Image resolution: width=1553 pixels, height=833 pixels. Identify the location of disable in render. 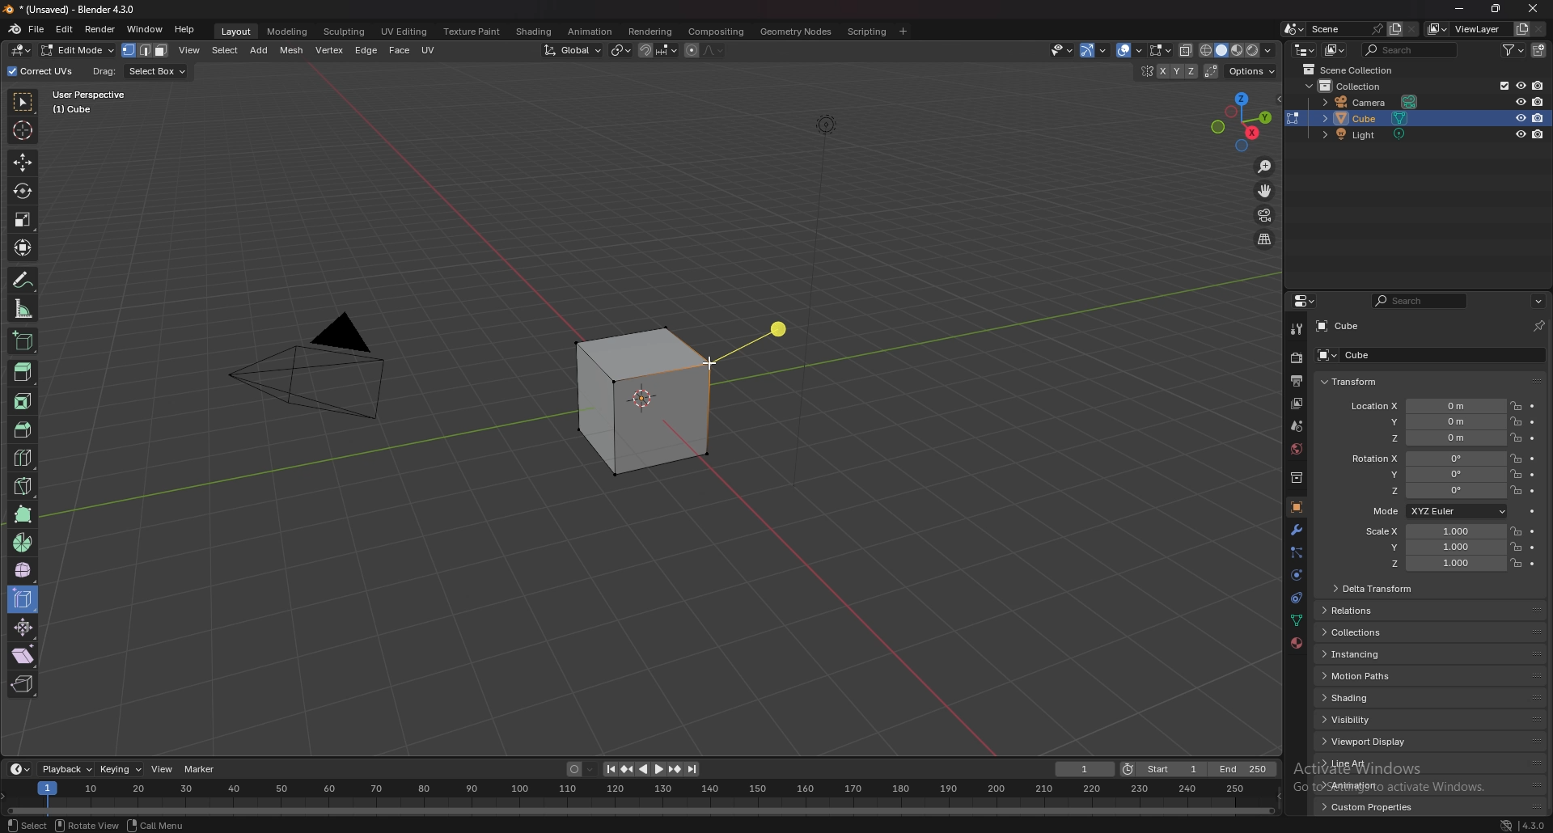
(1538, 101).